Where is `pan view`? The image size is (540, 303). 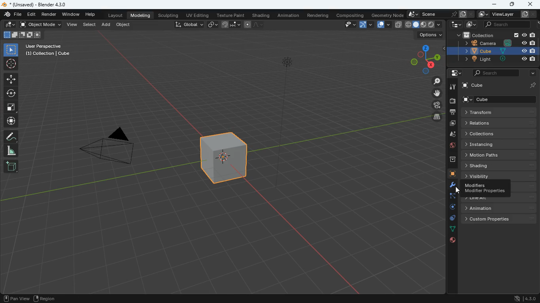
pan view is located at coordinates (15, 298).